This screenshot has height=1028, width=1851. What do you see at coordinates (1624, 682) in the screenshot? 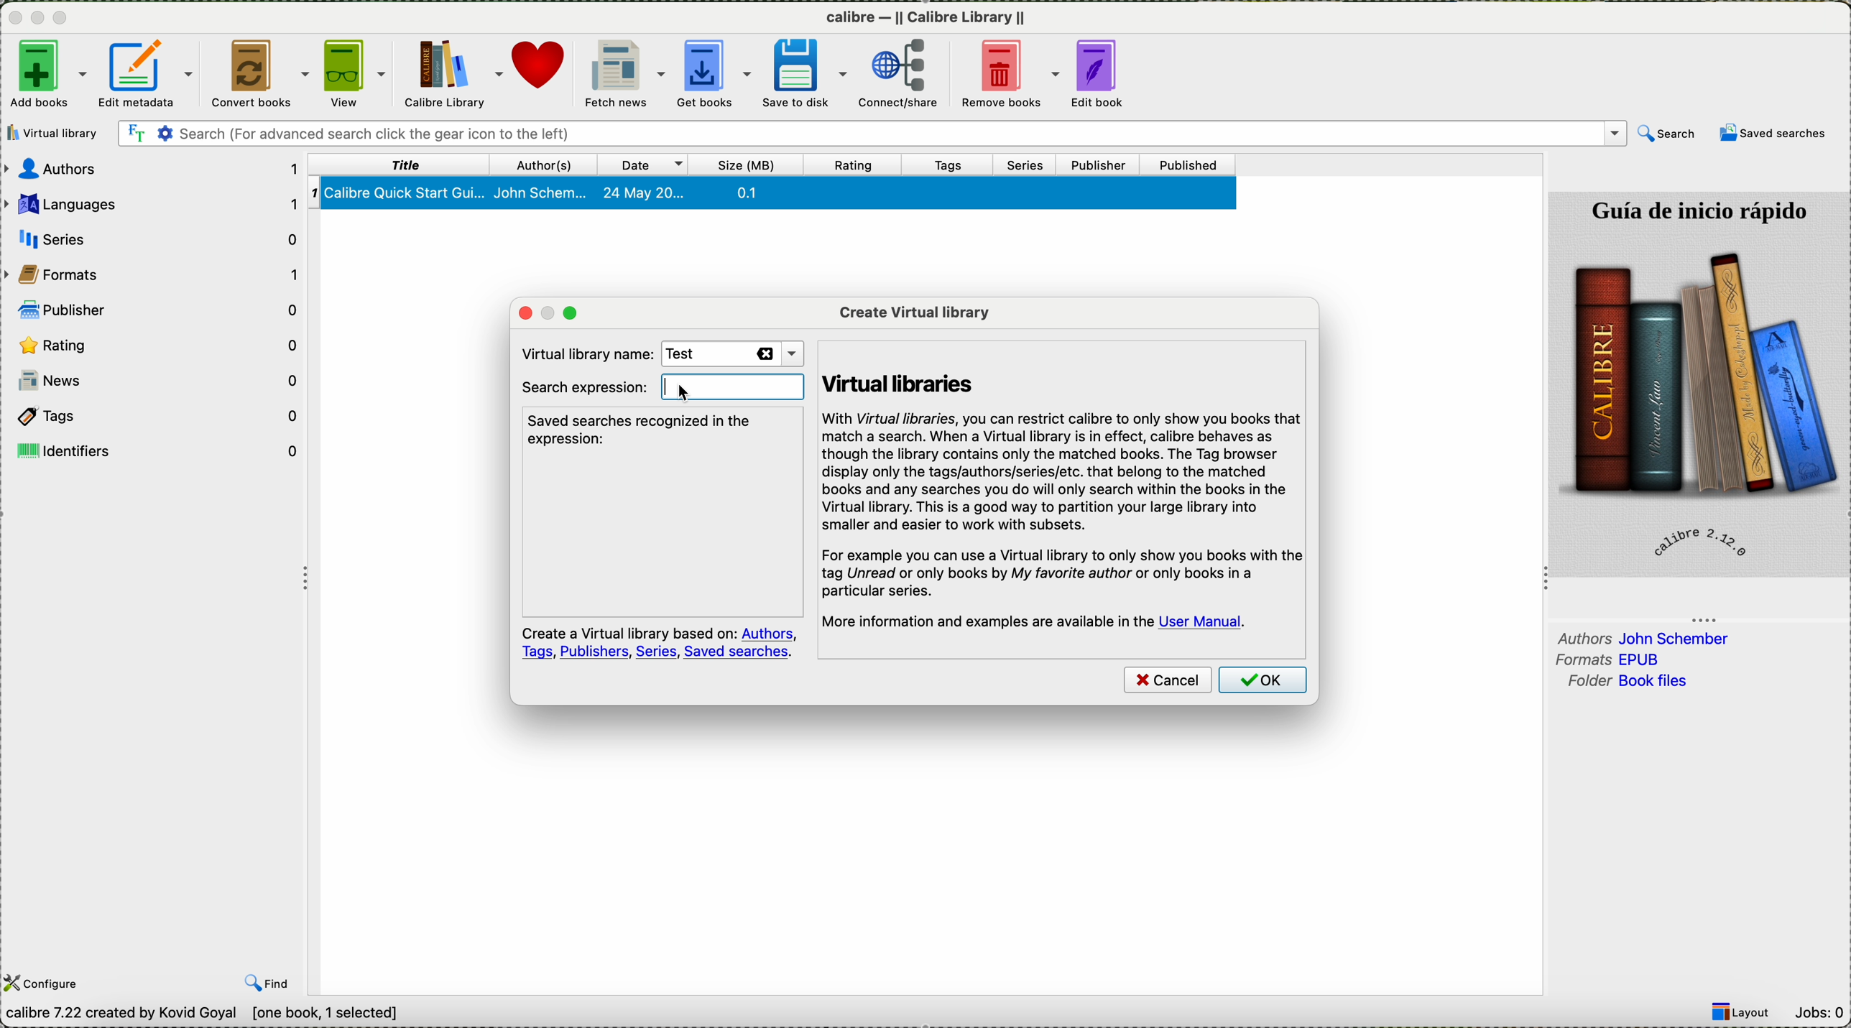
I see `folder` at bounding box center [1624, 682].